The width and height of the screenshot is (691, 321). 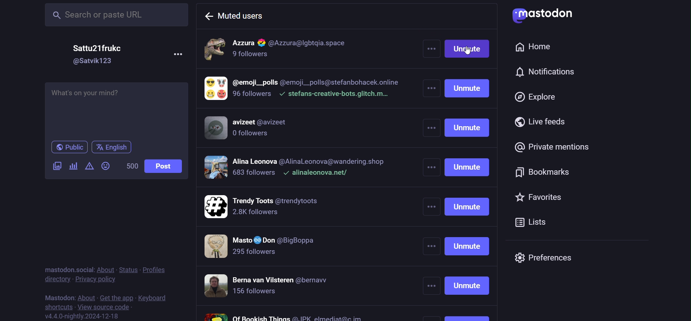 What do you see at coordinates (254, 130) in the screenshot?
I see `muted user 3` at bounding box center [254, 130].